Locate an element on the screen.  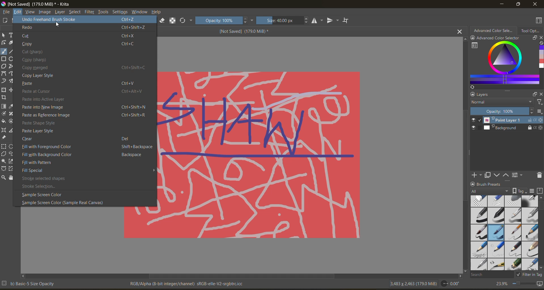
pan tool is located at coordinates (12, 177).